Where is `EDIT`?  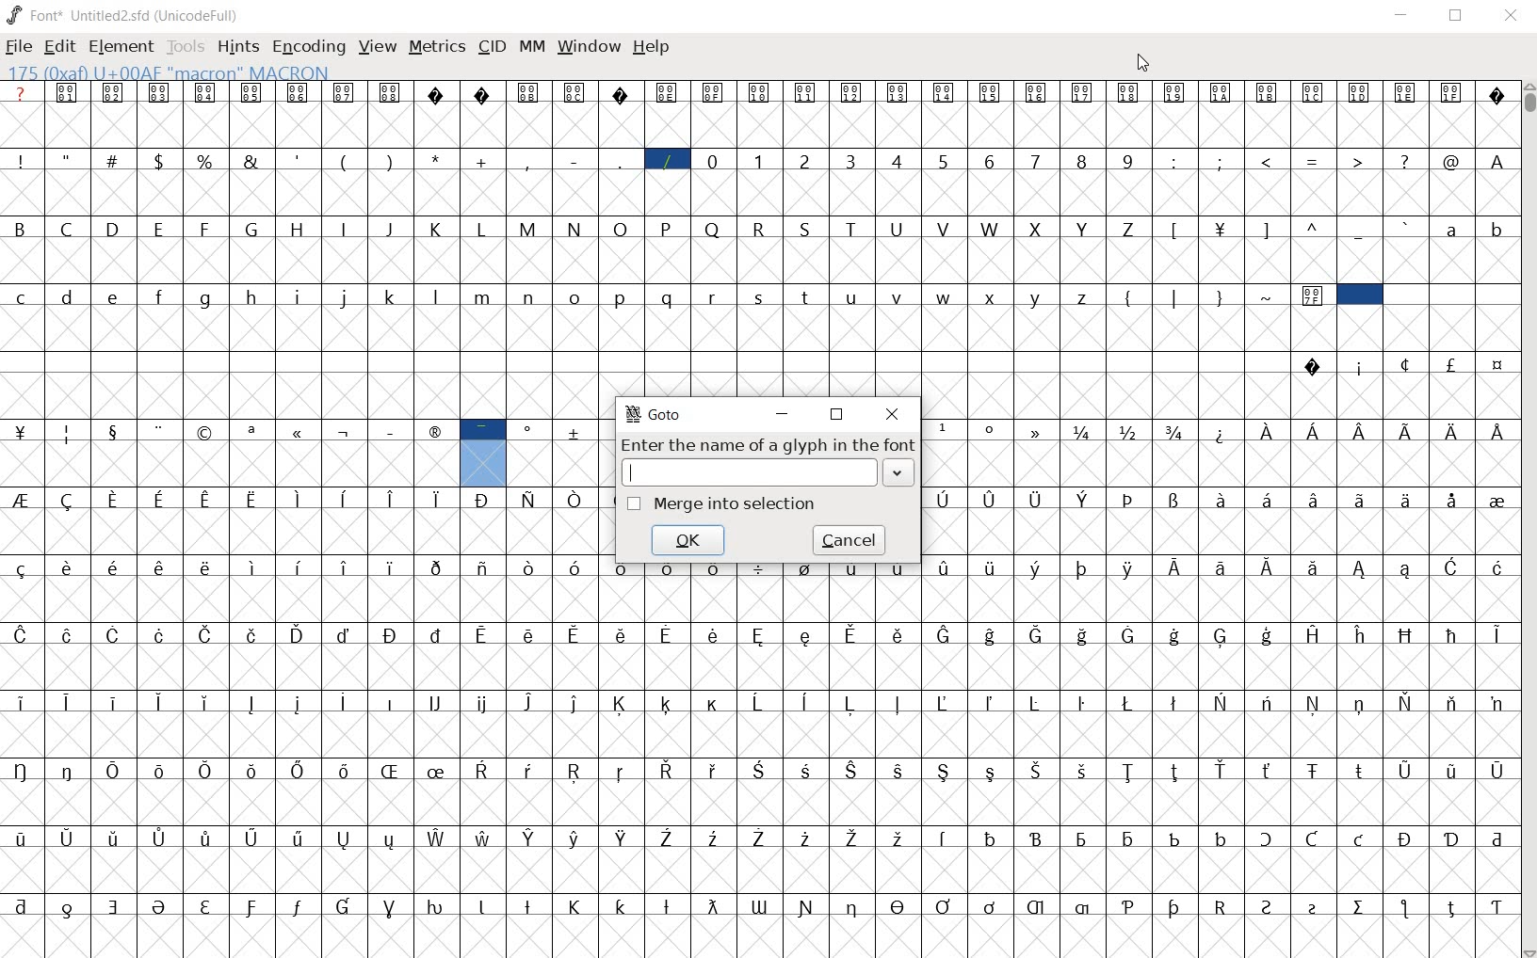 EDIT is located at coordinates (59, 46).